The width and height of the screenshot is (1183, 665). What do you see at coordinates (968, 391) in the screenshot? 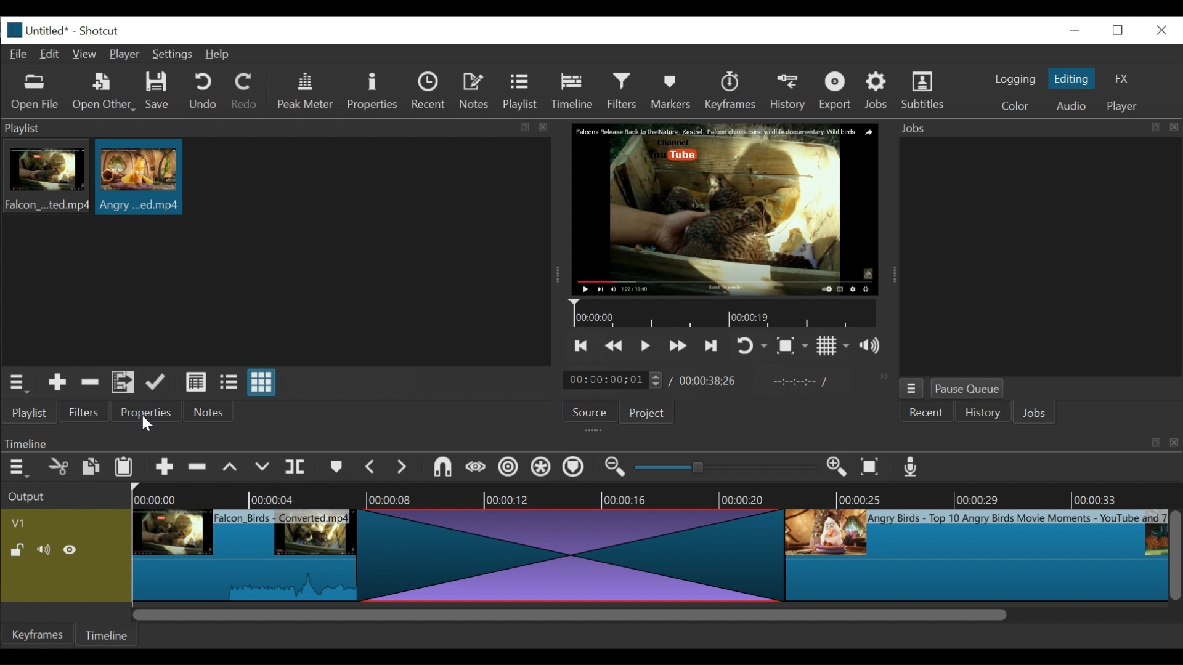
I see `Pause Queue` at bounding box center [968, 391].